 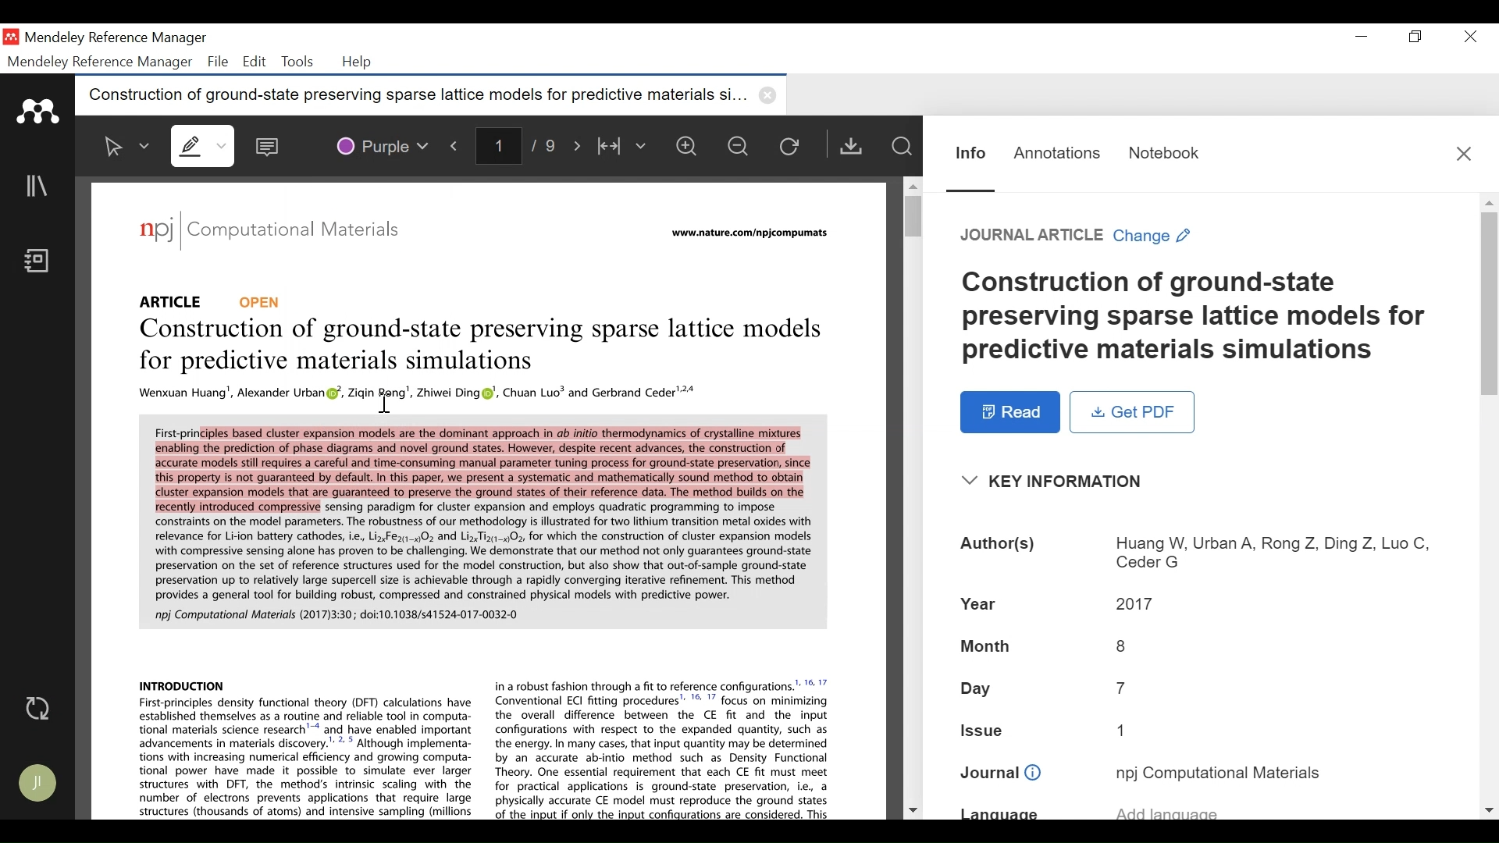 I want to click on Navigate Backward, so click(x=455, y=147).